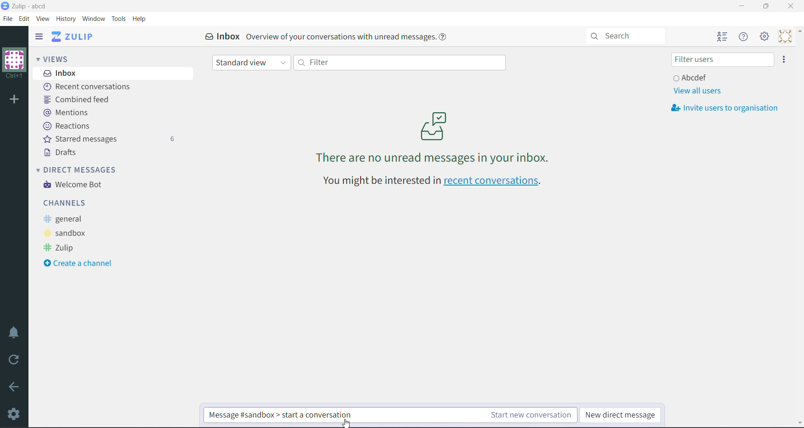 Image resolution: width=804 pixels, height=428 pixels. What do you see at coordinates (75, 185) in the screenshot?
I see `Welcome Bot` at bounding box center [75, 185].